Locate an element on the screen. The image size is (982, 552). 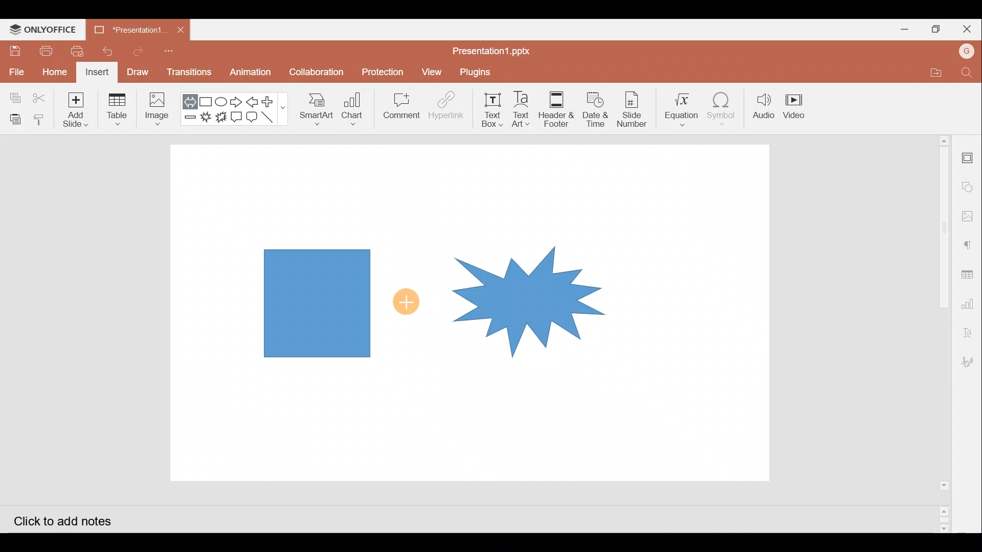
Redo is located at coordinates (142, 51).